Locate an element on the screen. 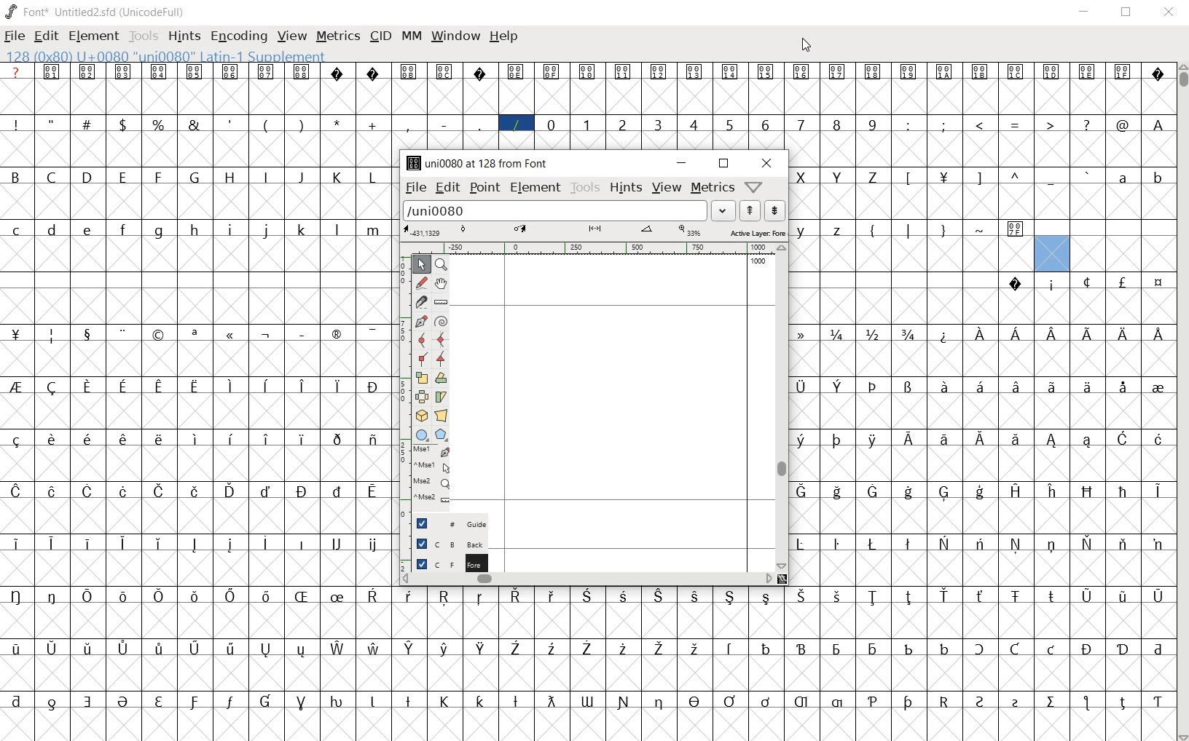 The image size is (1189, 741). glyph is located at coordinates (515, 648).